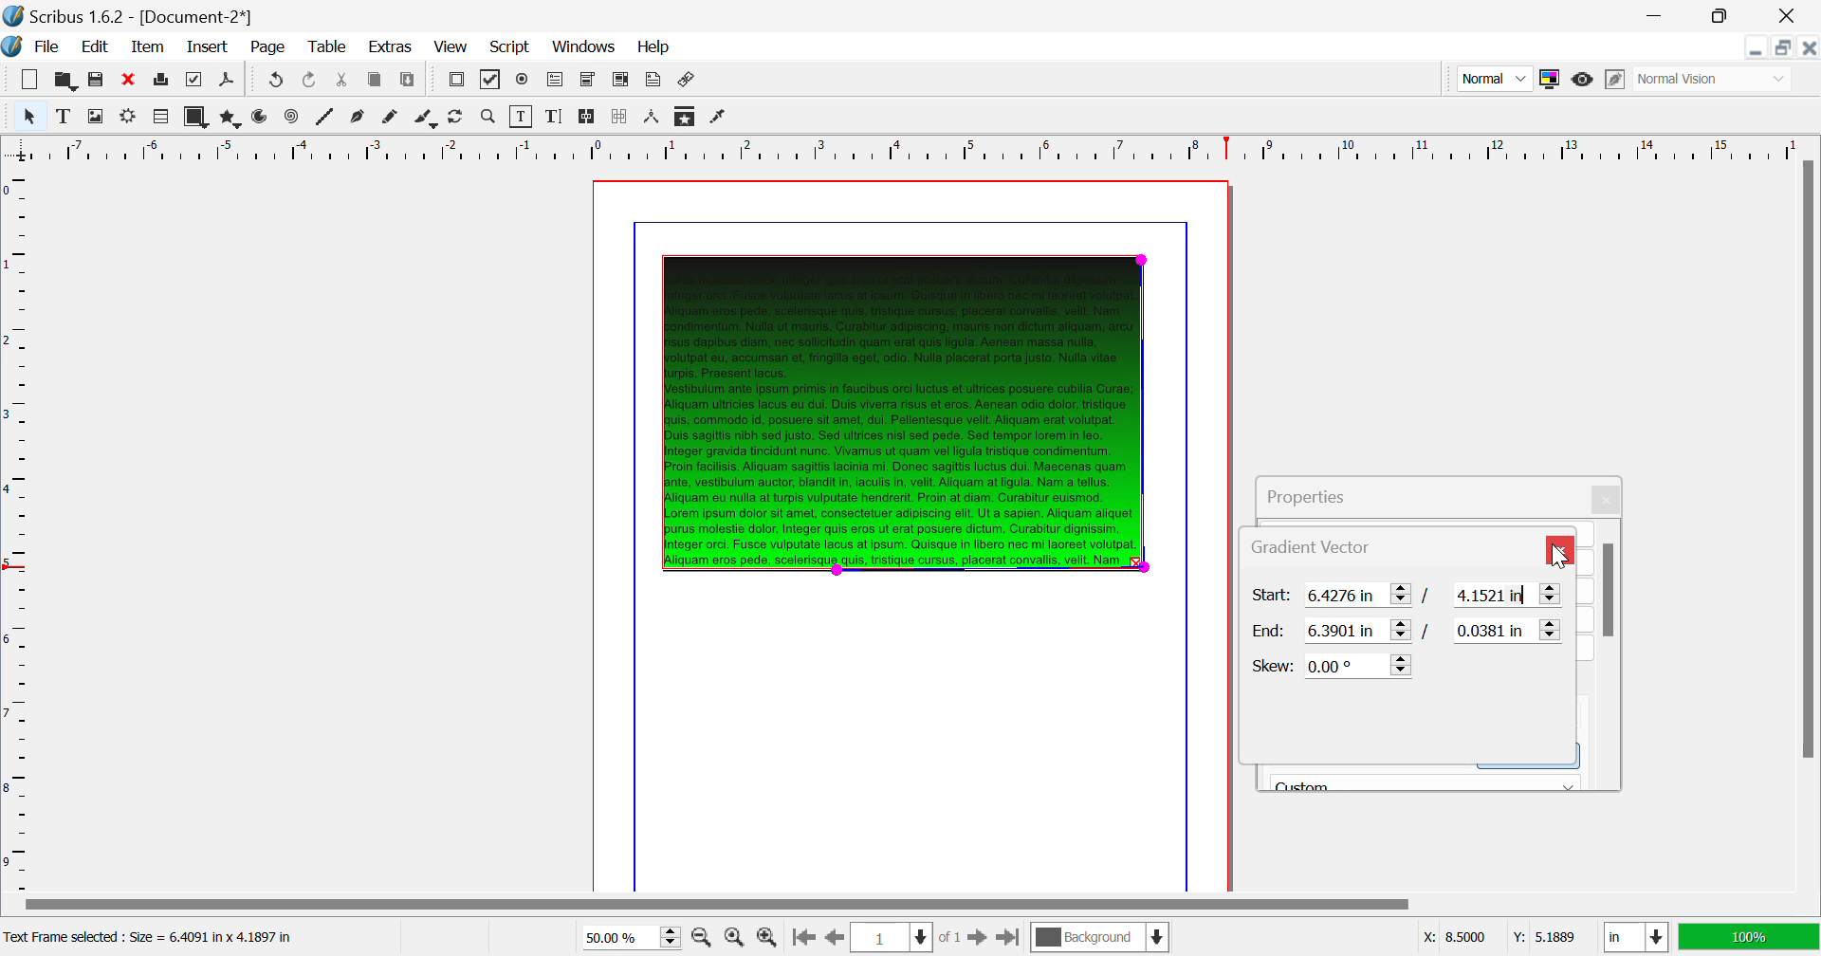 Image resolution: width=1821 pixels, height=956 pixels. Describe the element at coordinates (1637, 939) in the screenshot. I see `Measurement Units` at that location.